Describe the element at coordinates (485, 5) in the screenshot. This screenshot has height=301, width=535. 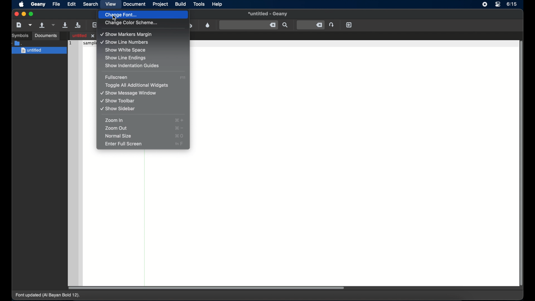
I see `screen recorder icon` at that location.